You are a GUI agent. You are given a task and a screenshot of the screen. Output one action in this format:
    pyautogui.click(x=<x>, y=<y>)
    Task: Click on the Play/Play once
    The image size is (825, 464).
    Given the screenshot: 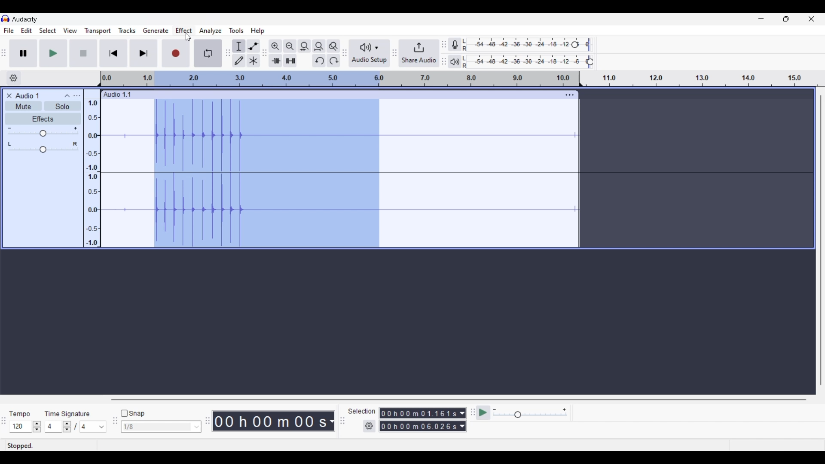 What is the action you would take?
    pyautogui.click(x=53, y=53)
    